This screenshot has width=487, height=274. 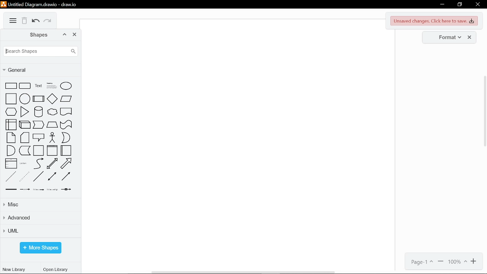 What do you see at coordinates (10, 99) in the screenshot?
I see `square` at bounding box center [10, 99].